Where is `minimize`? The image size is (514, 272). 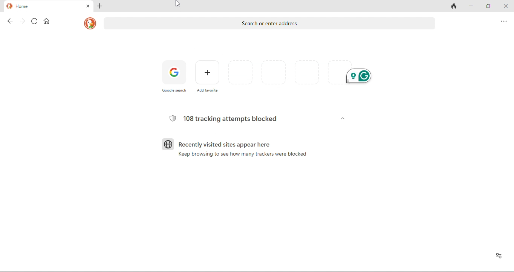 minimize is located at coordinates (470, 6).